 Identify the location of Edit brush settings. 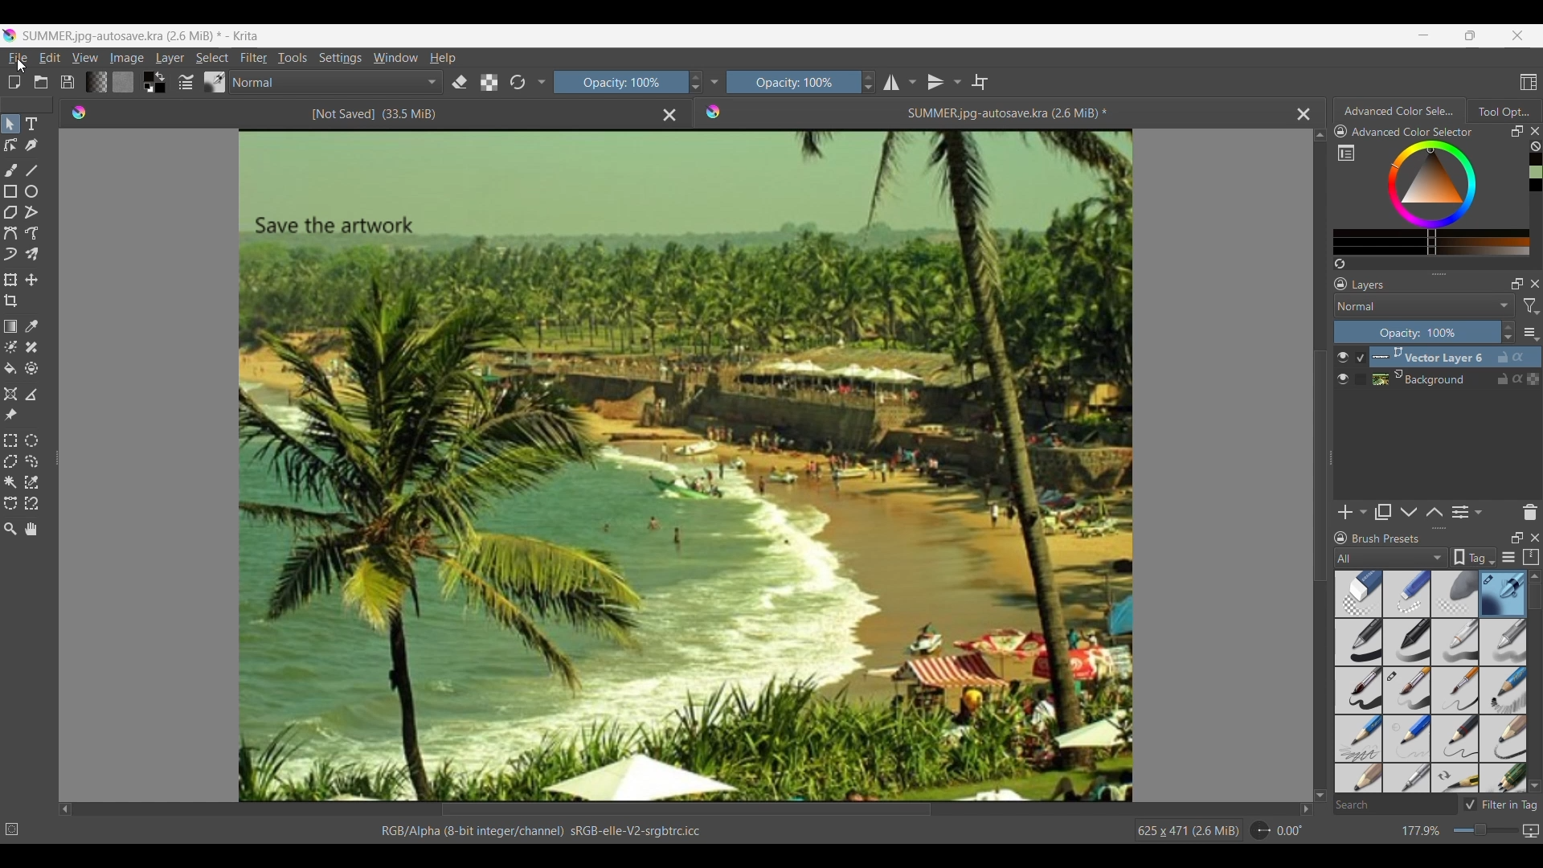
(186, 81).